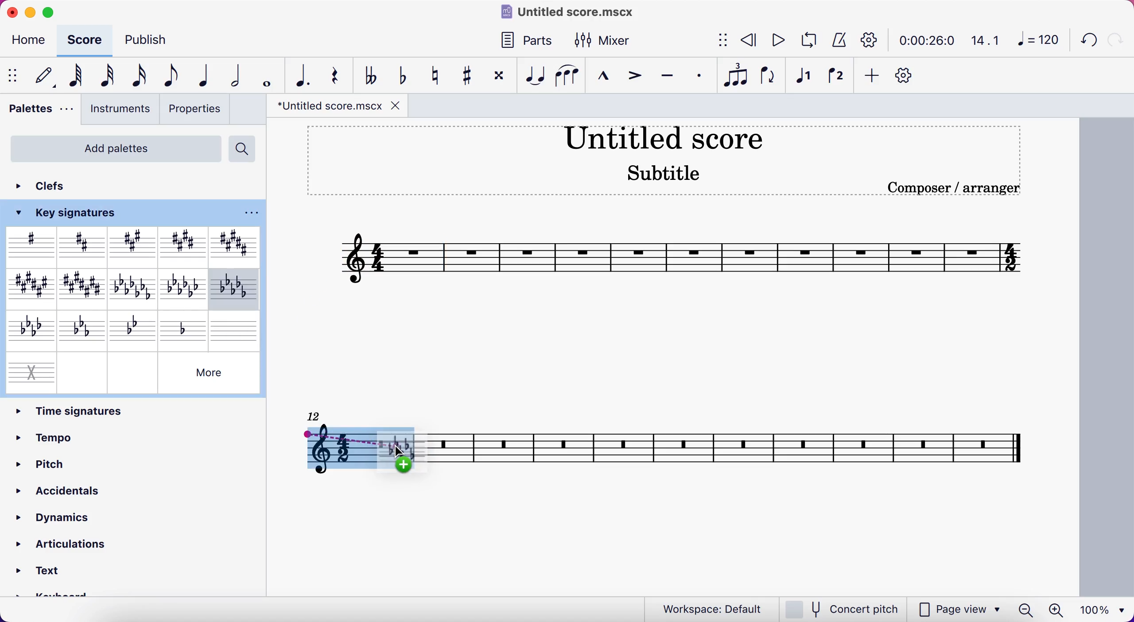 The height and width of the screenshot is (622, 1134). Describe the element at coordinates (338, 106) in the screenshot. I see `file tab` at that location.